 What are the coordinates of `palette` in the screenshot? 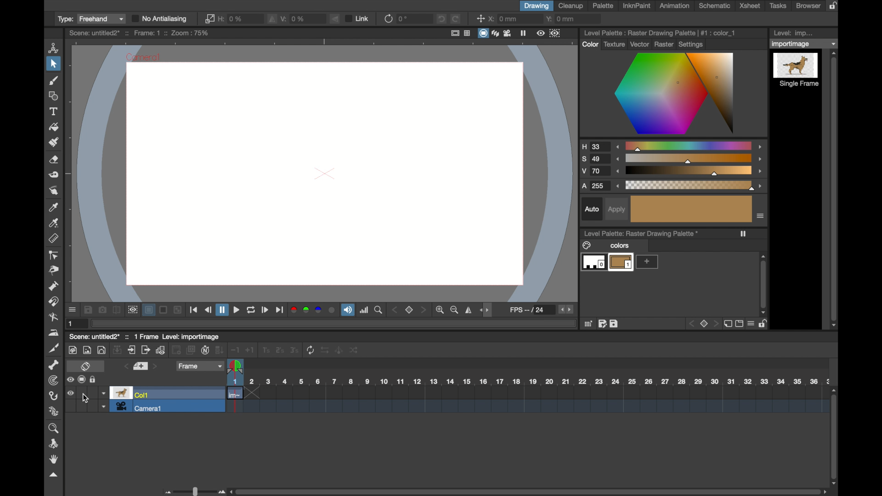 It's located at (603, 6).